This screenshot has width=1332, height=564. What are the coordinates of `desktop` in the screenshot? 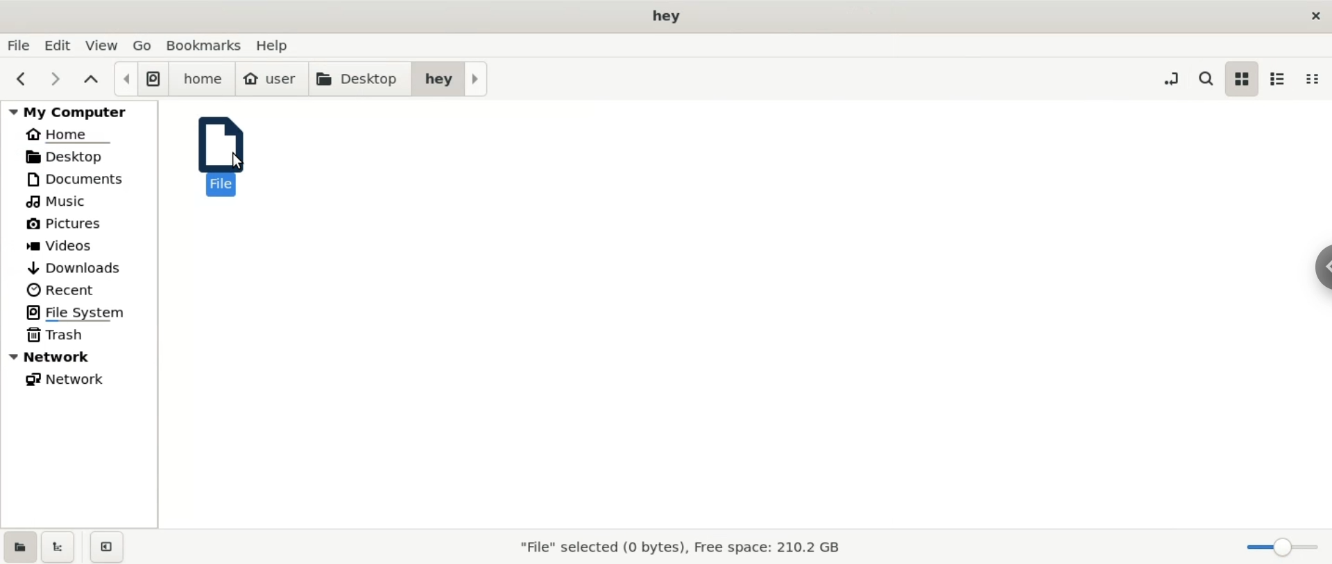 It's located at (359, 80).